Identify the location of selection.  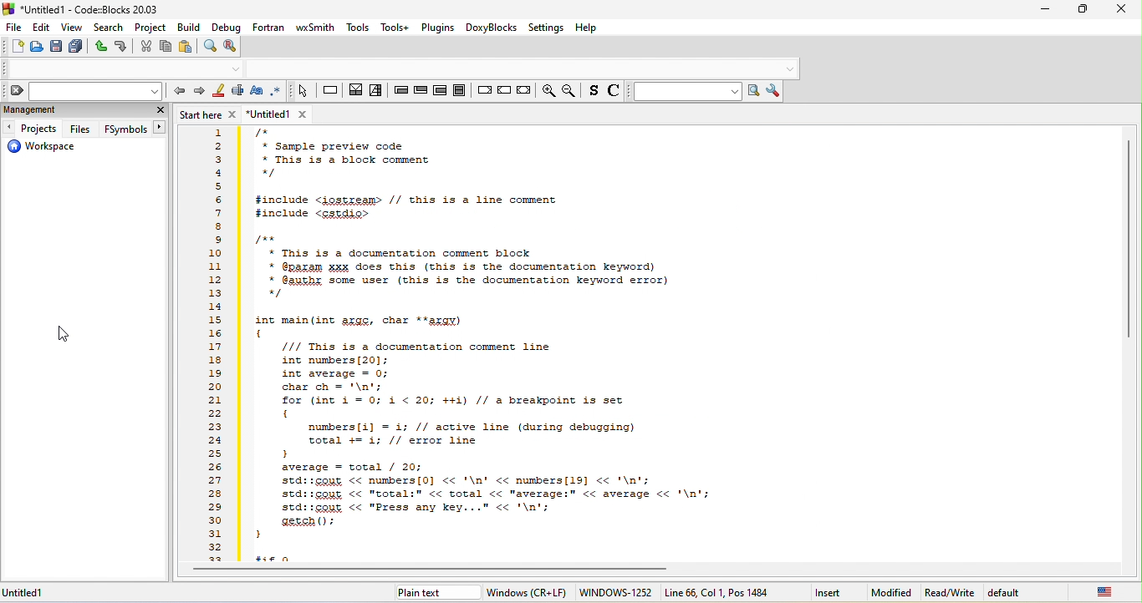
(378, 93).